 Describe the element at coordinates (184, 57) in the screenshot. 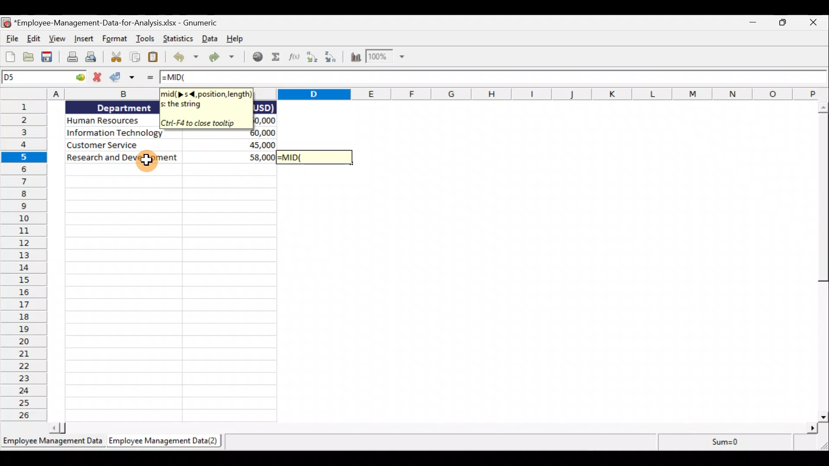

I see `Undo the last action` at that location.